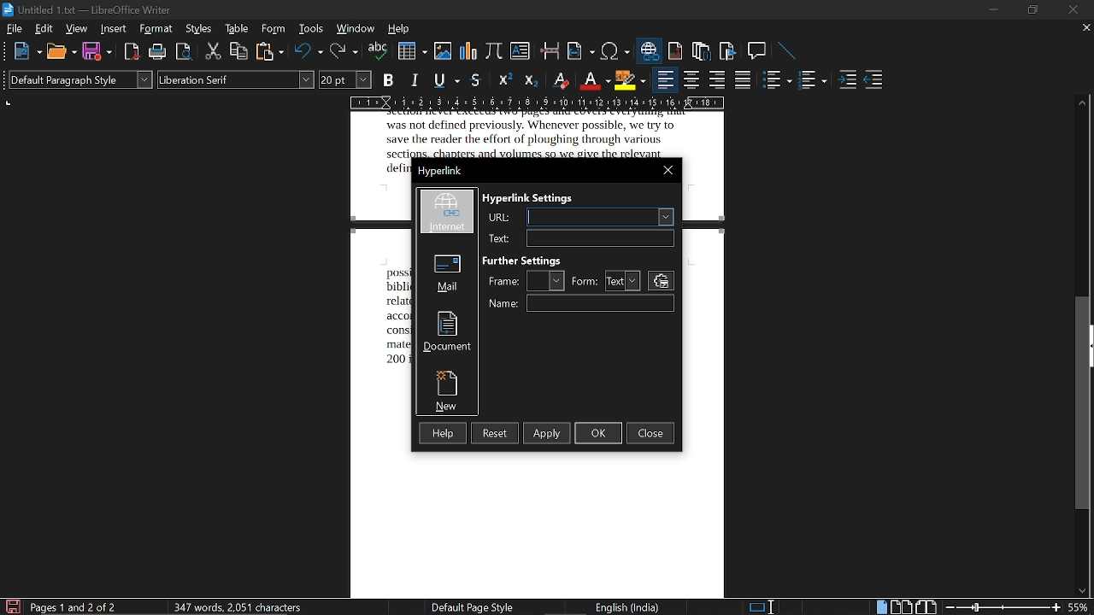 Image resolution: width=1094 pixels, height=615 pixels. I want to click on format, so click(156, 29).